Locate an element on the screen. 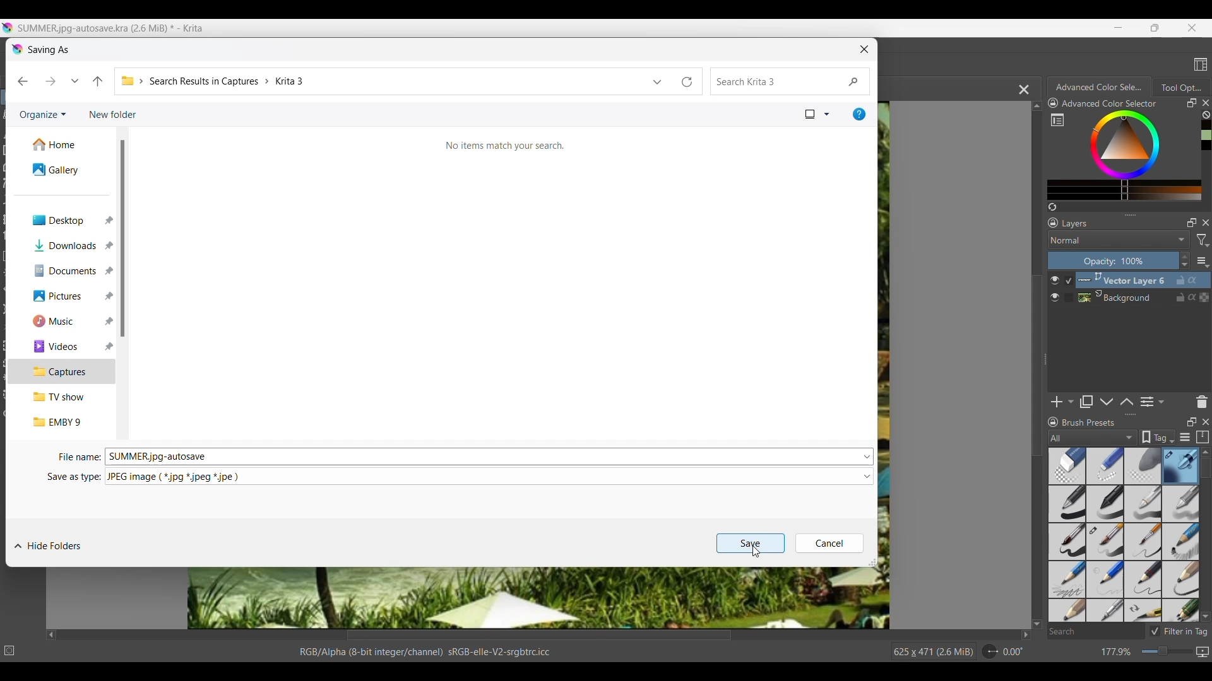 The width and height of the screenshot is (1212, 681). Current tab is located at coordinates (1096, 86).